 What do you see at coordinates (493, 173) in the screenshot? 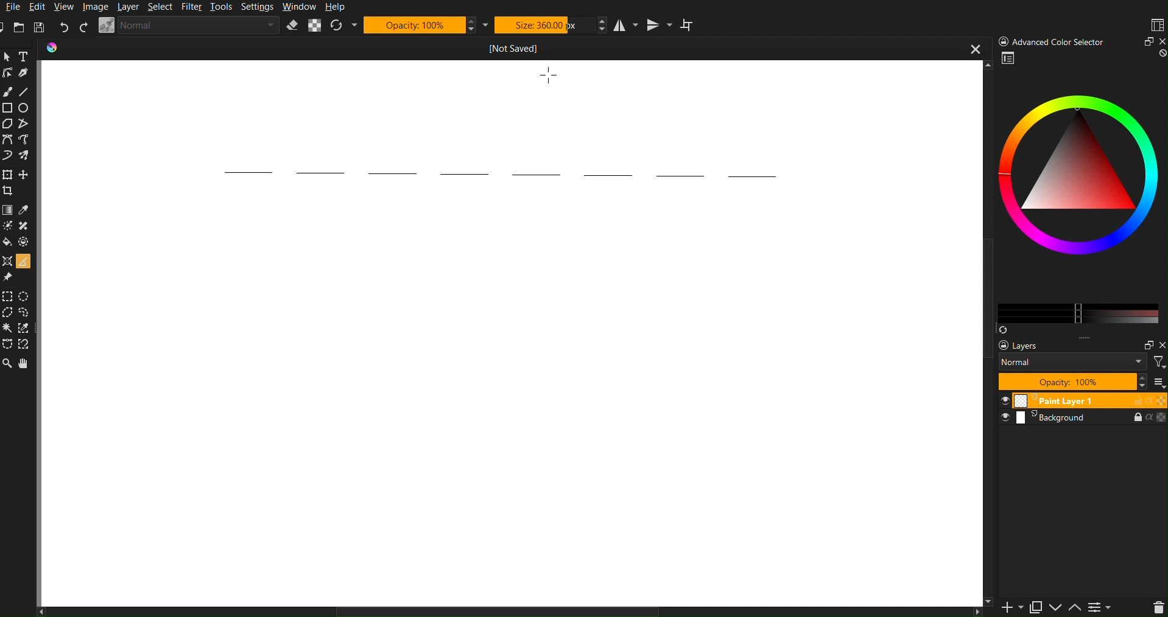
I see `Measurement Line` at bounding box center [493, 173].